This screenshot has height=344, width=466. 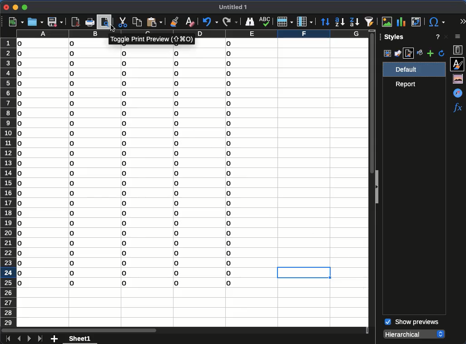 What do you see at coordinates (409, 54) in the screenshot?
I see `page style` at bounding box center [409, 54].